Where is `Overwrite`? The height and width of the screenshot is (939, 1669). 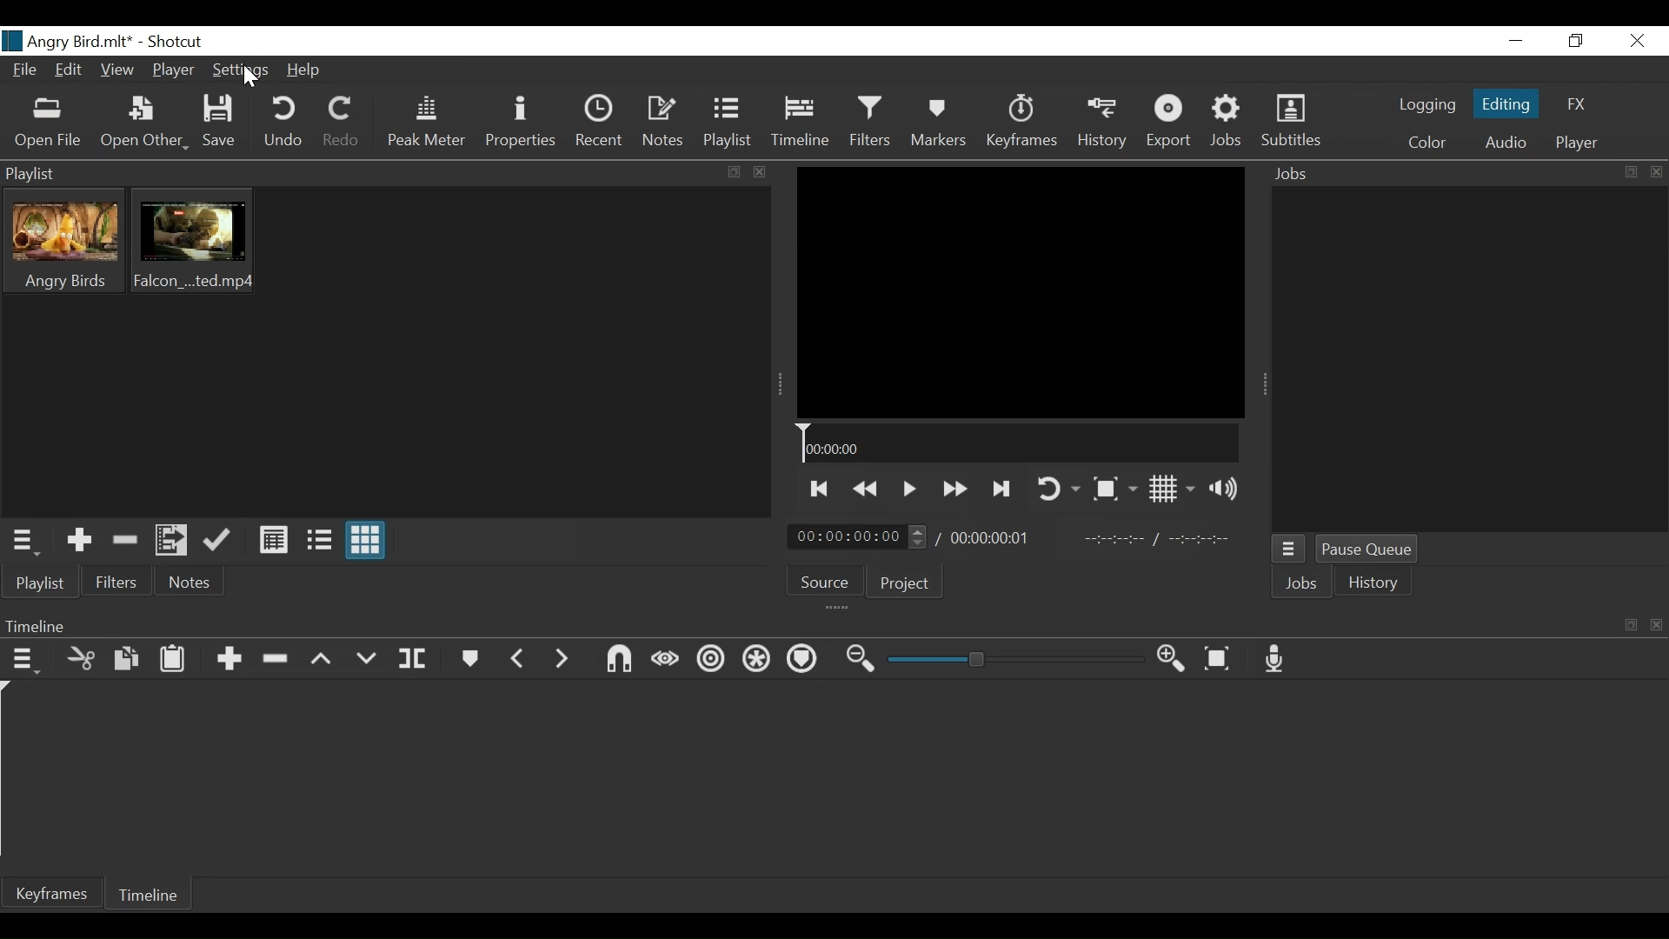
Overwrite is located at coordinates (368, 660).